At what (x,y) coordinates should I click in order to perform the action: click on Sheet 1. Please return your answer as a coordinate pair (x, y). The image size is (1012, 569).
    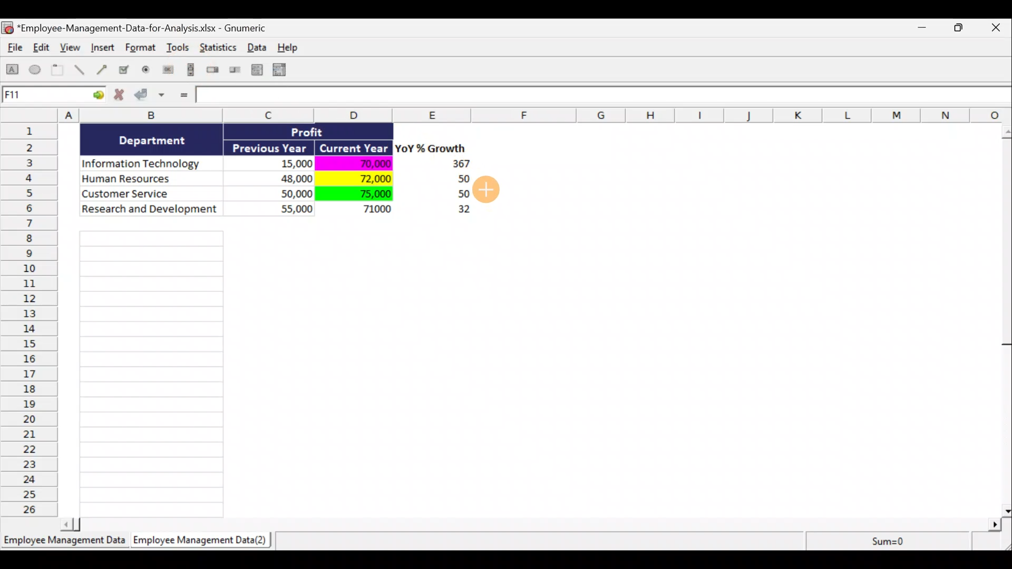
    Looking at the image, I should click on (66, 544).